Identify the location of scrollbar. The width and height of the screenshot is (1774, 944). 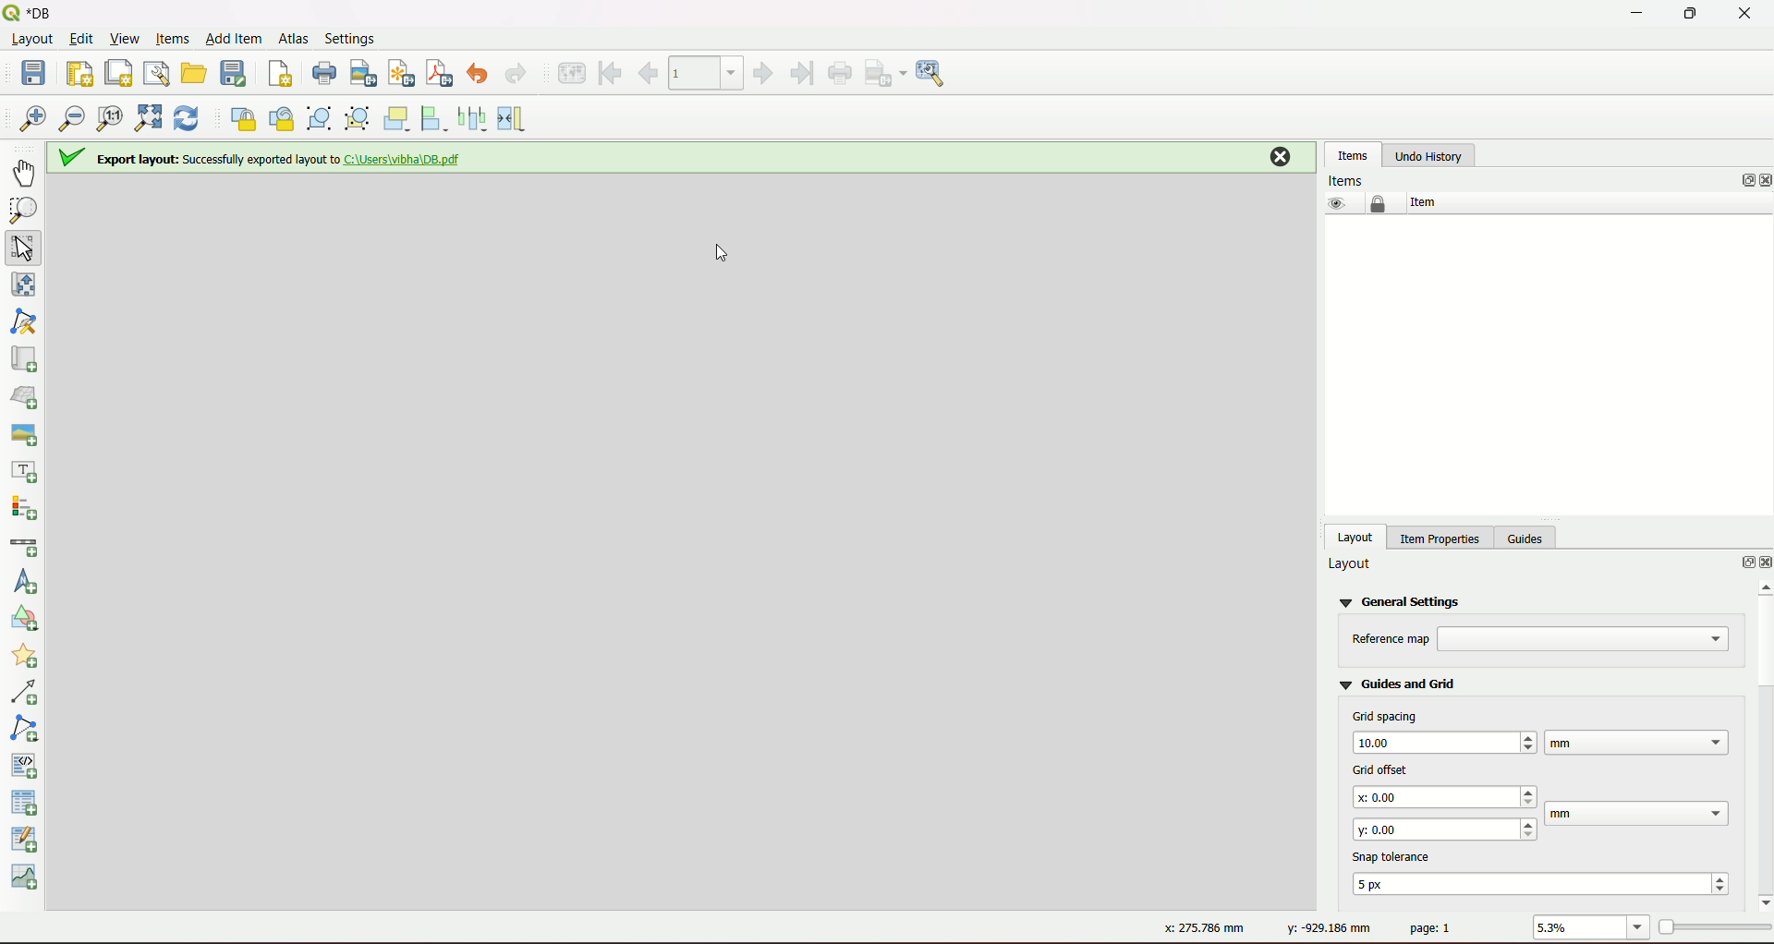
(1761, 743).